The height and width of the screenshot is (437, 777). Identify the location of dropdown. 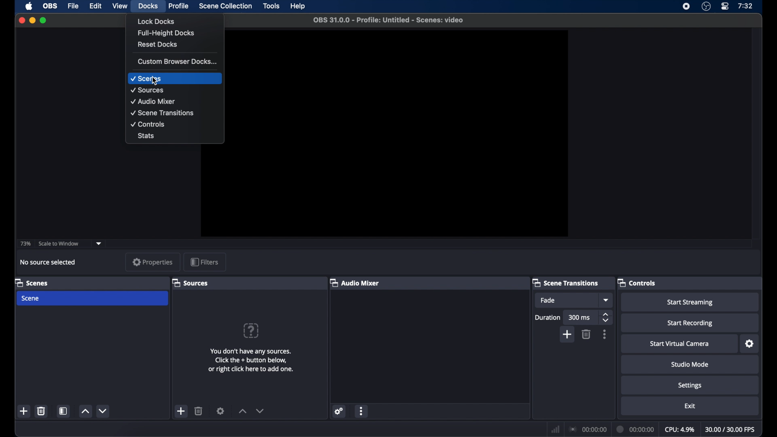
(100, 243).